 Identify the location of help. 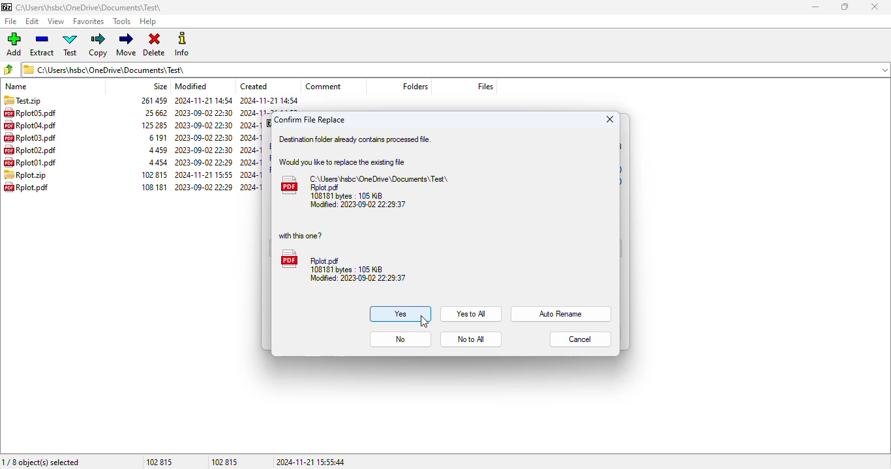
(148, 21).